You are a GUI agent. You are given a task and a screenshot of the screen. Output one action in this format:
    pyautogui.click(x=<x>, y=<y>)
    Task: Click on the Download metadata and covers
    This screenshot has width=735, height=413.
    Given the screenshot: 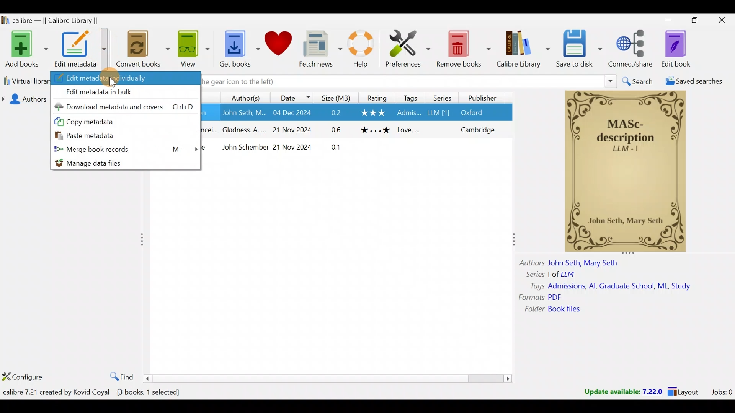 What is the action you would take?
    pyautogui.click(x=124, y=105)
    